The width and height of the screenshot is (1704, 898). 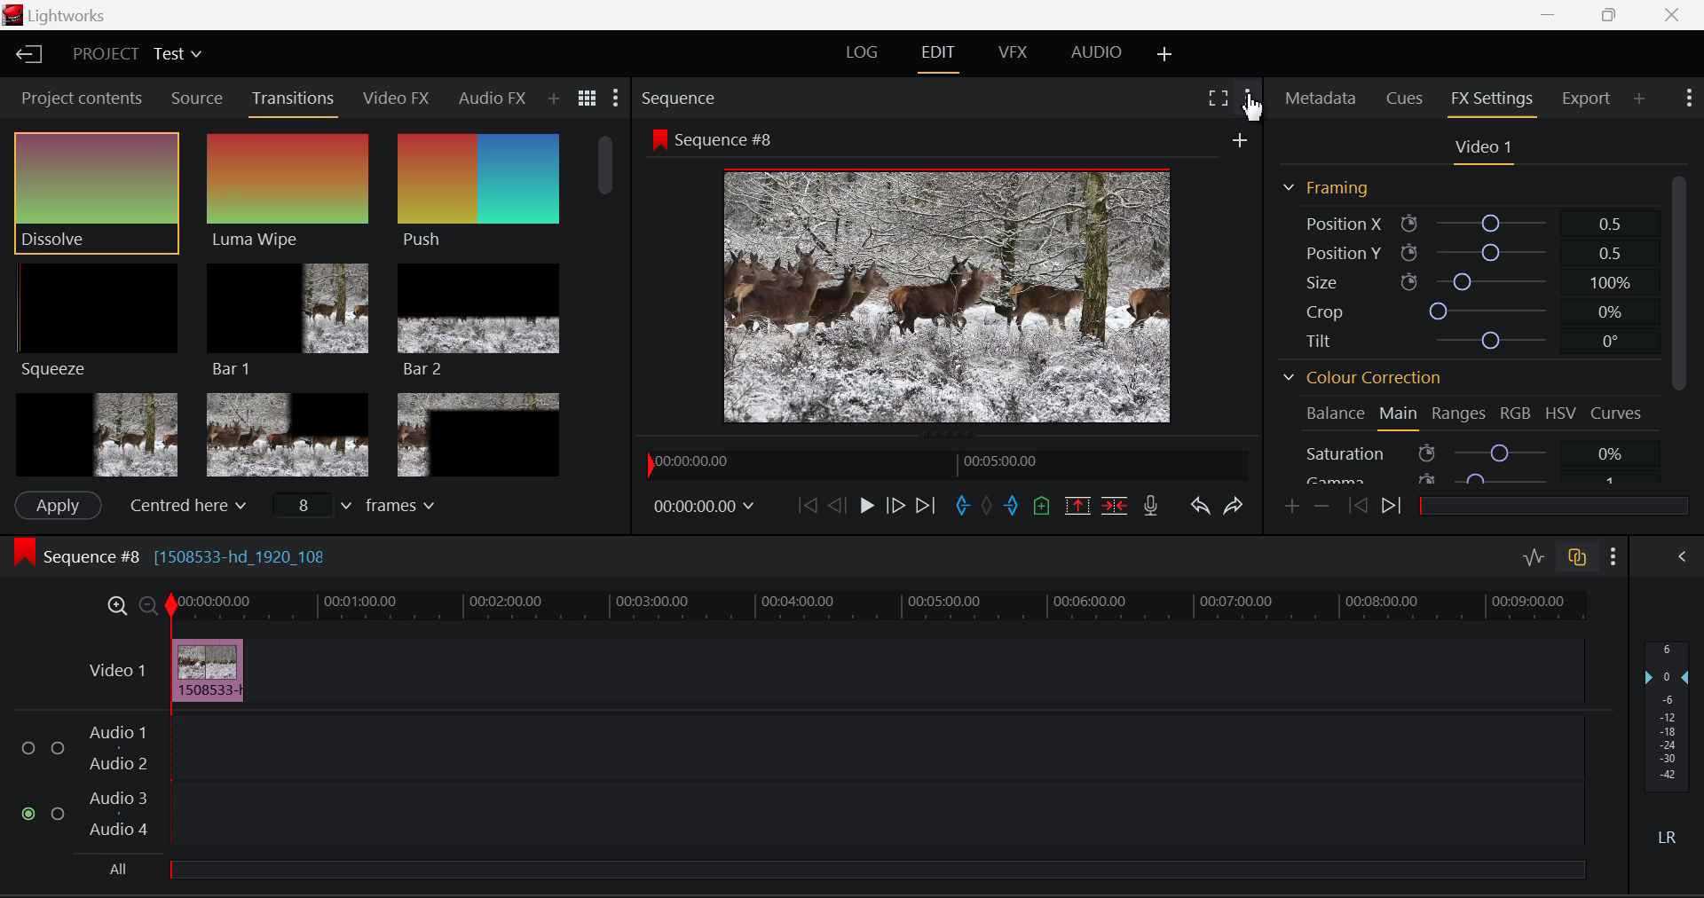 What do you see at coordinates (720, 139) in the screenshot?
I see `Sequence #8` at bounding box center [720, 139].